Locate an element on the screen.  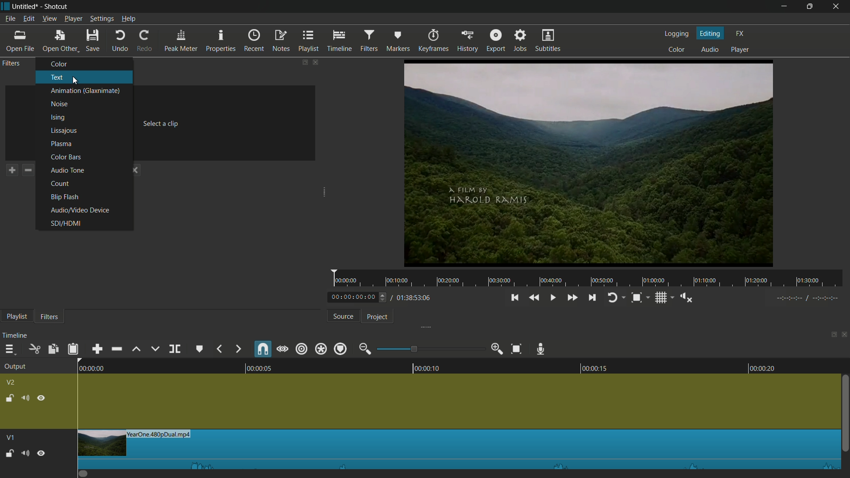
snap is located at coordinates (263, 350).